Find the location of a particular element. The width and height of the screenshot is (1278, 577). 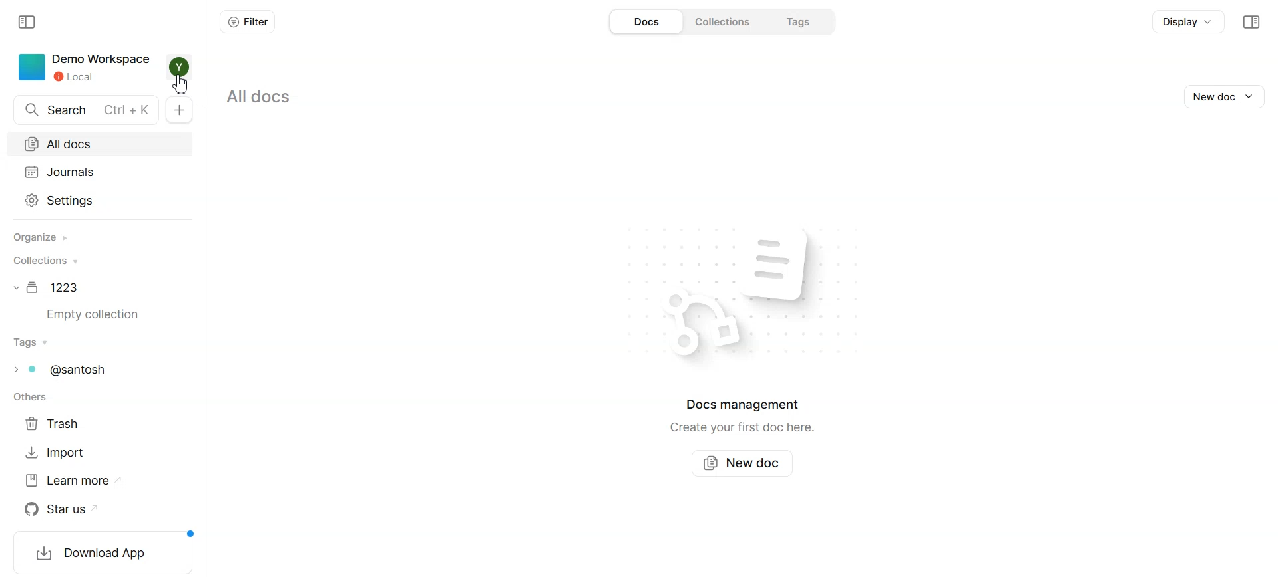

Display is located at coordinates (1188, 21).